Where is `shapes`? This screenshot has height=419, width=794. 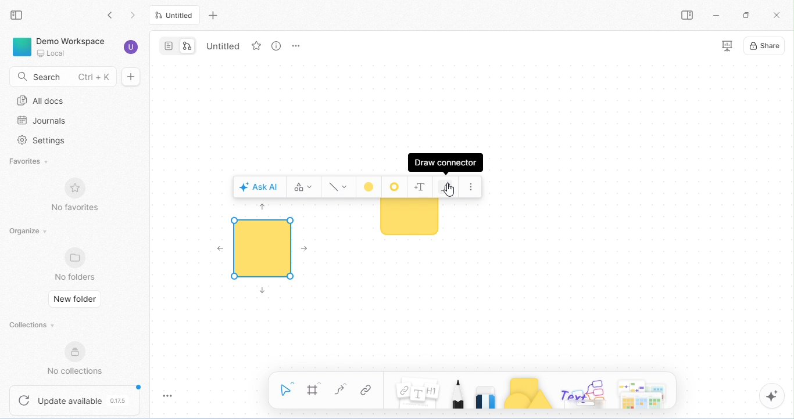 shapes is located at coordinates (529, 393).